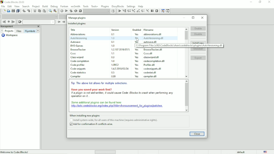  Describe the element at coordinates (151, 57) in the screenshot. I see `file` at that location.